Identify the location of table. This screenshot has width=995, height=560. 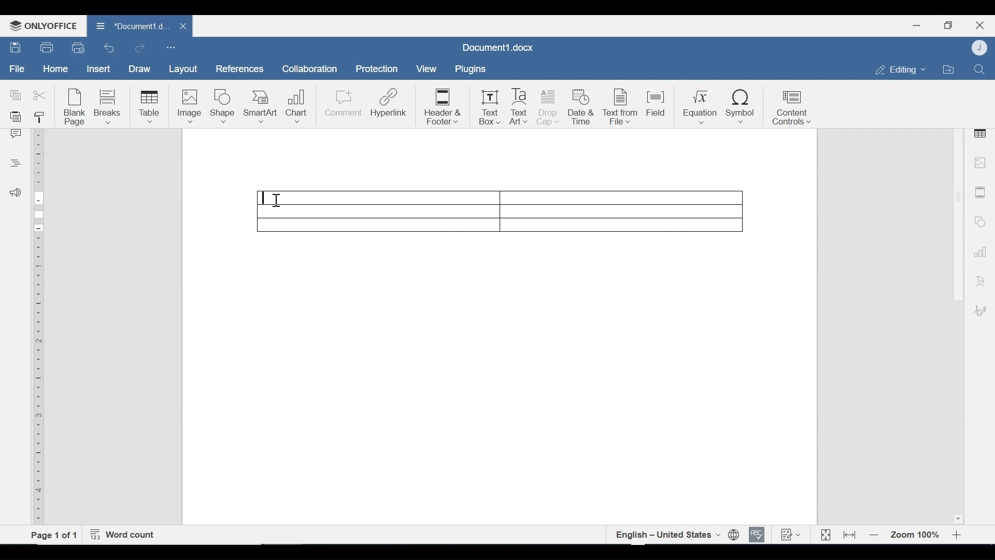
(501, 211).